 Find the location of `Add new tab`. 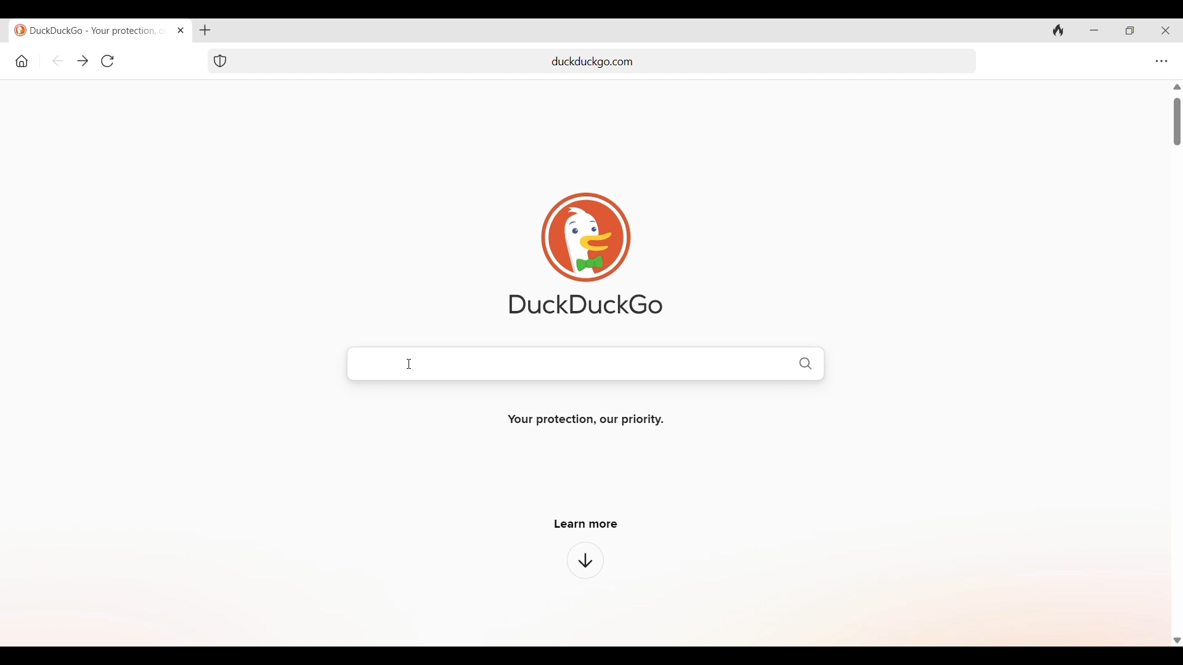

Add new tab is located at coordinates (205, 30).